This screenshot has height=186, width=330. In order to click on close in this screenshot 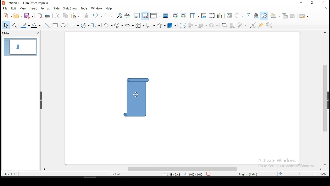, I will do `click(325, 9)`.